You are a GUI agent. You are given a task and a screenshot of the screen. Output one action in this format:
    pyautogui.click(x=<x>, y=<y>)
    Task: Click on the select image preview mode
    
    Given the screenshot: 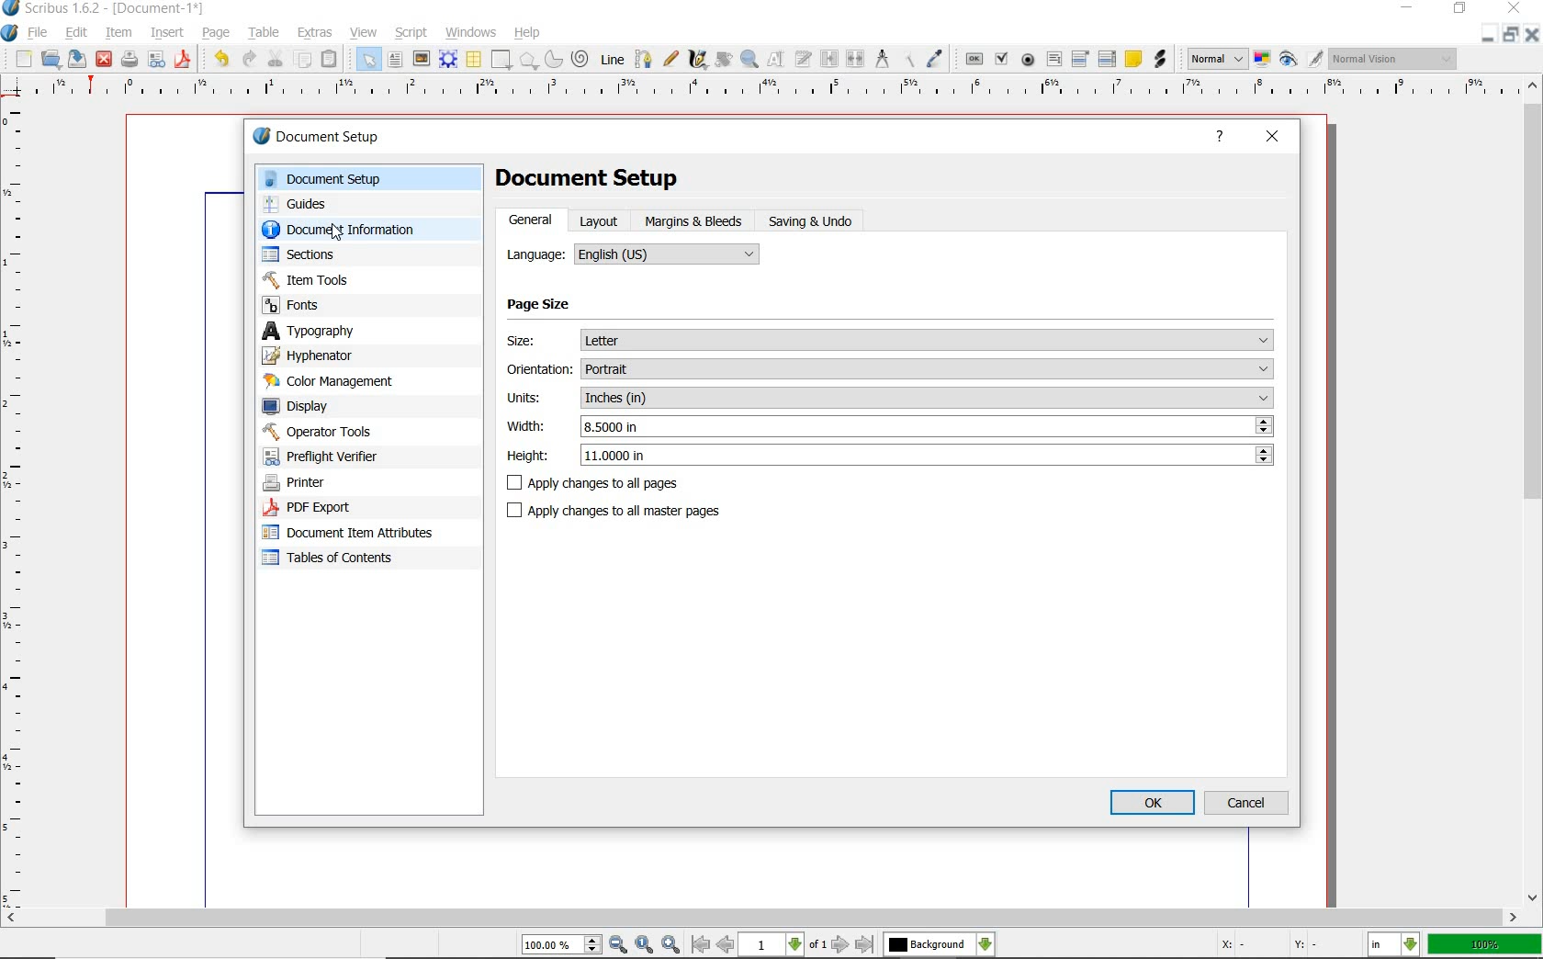 What is the action you would take?
    pyautogui.click(x=1217, y=60)
    